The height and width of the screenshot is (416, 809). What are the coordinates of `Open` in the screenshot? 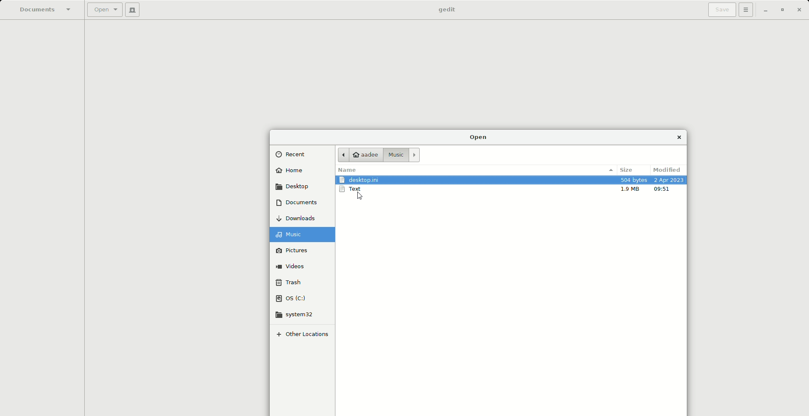 It's located at (480, 137).